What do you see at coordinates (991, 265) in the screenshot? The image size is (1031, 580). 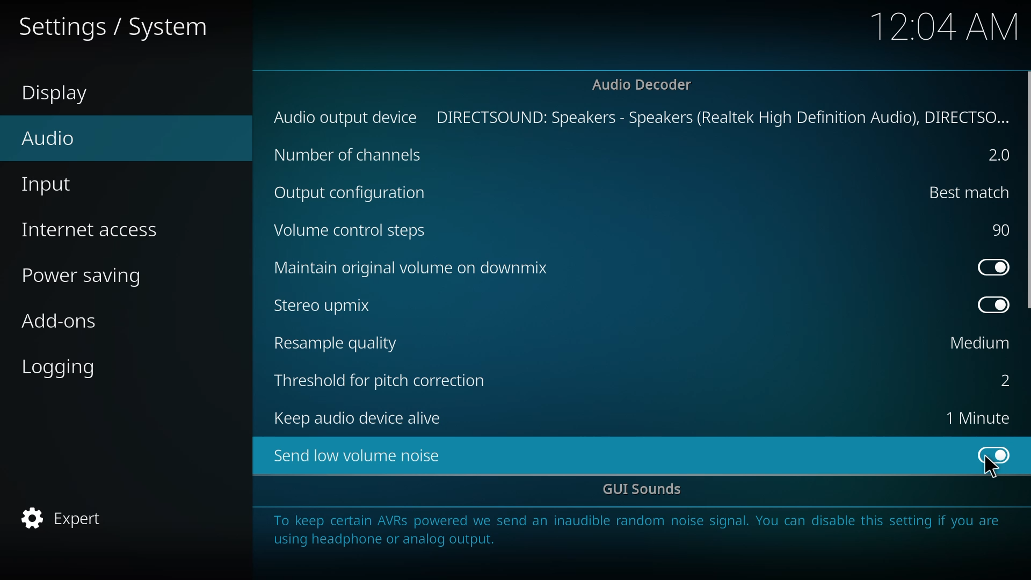 I see `enabled` at bounding box center [991, 265].